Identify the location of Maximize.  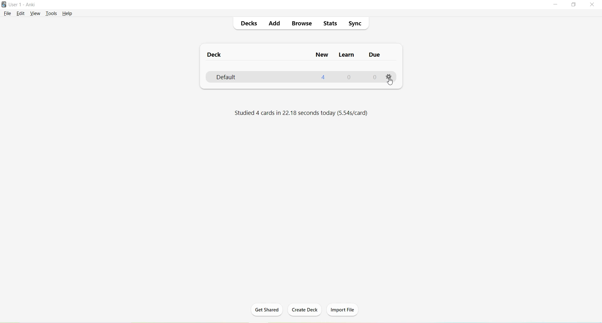
(576, 5).